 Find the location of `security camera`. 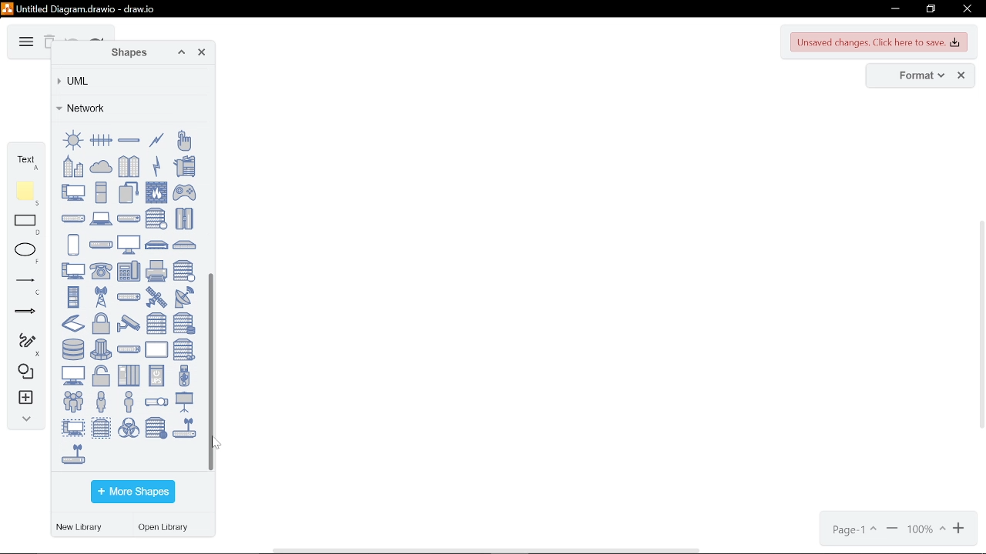

security camera is located at coordinates (129, 323).